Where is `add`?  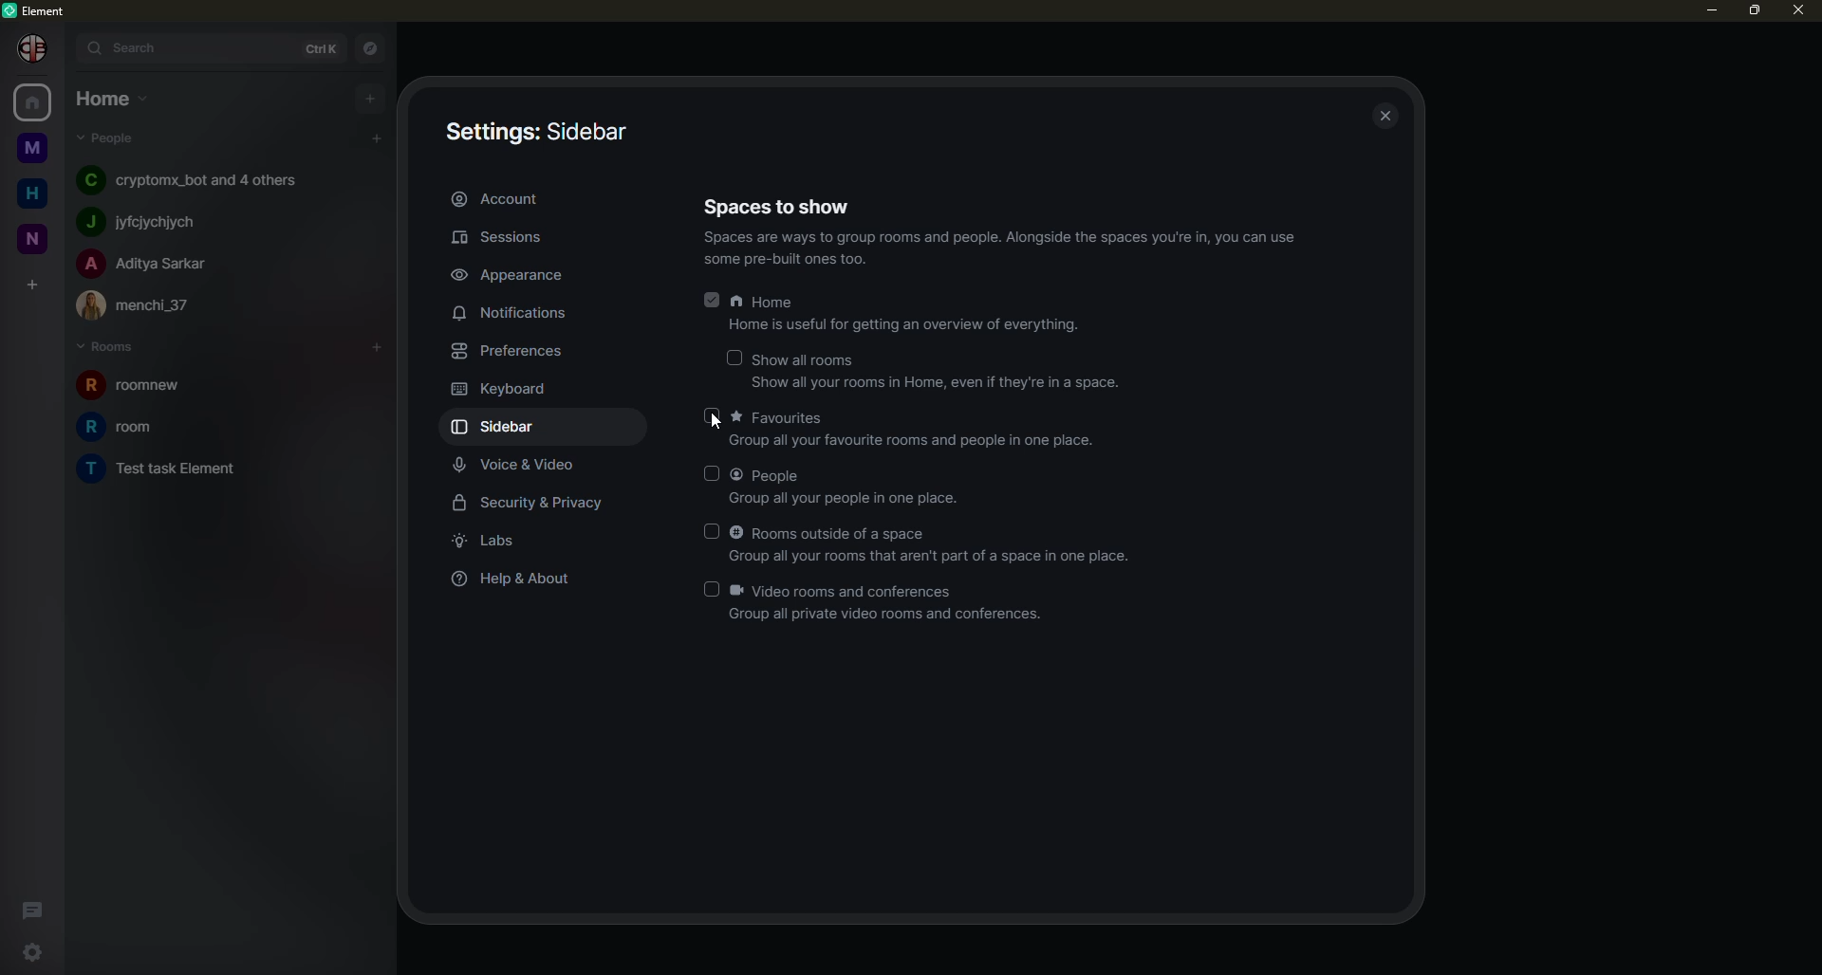
add is located at coordinates (371, 97).